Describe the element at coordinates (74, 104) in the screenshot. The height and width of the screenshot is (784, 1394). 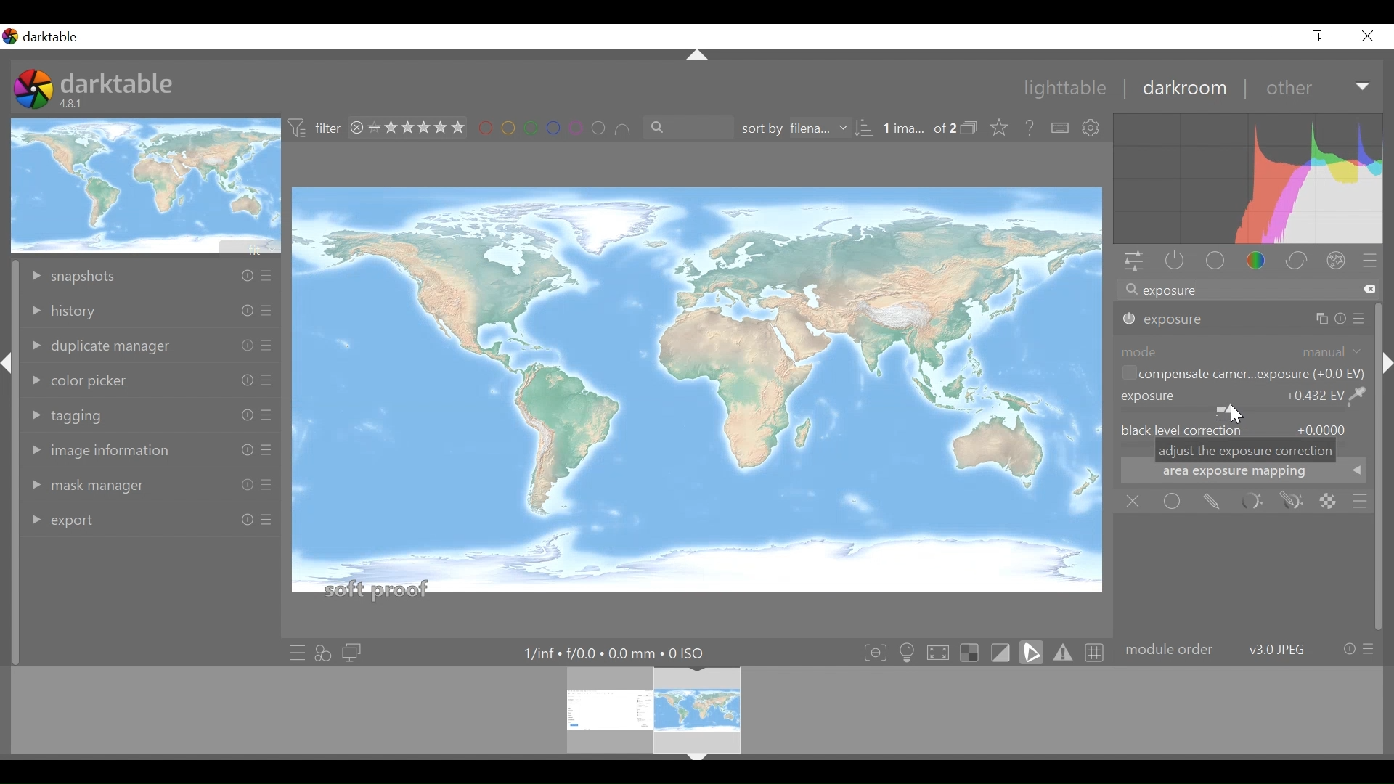
I see `Version` at that location.